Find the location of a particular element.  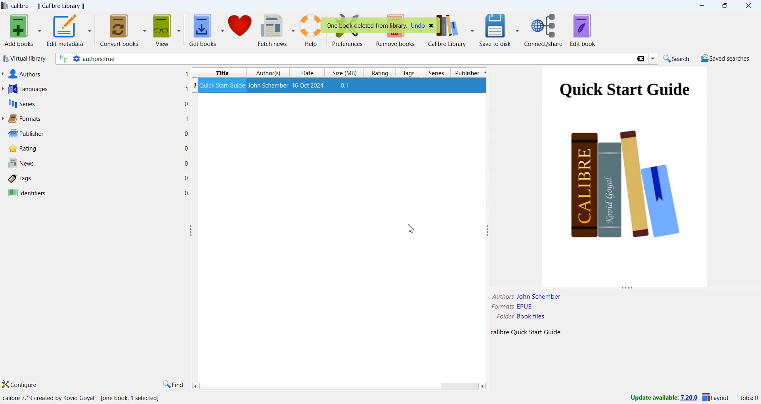

format is located at coordinates (513, 307).